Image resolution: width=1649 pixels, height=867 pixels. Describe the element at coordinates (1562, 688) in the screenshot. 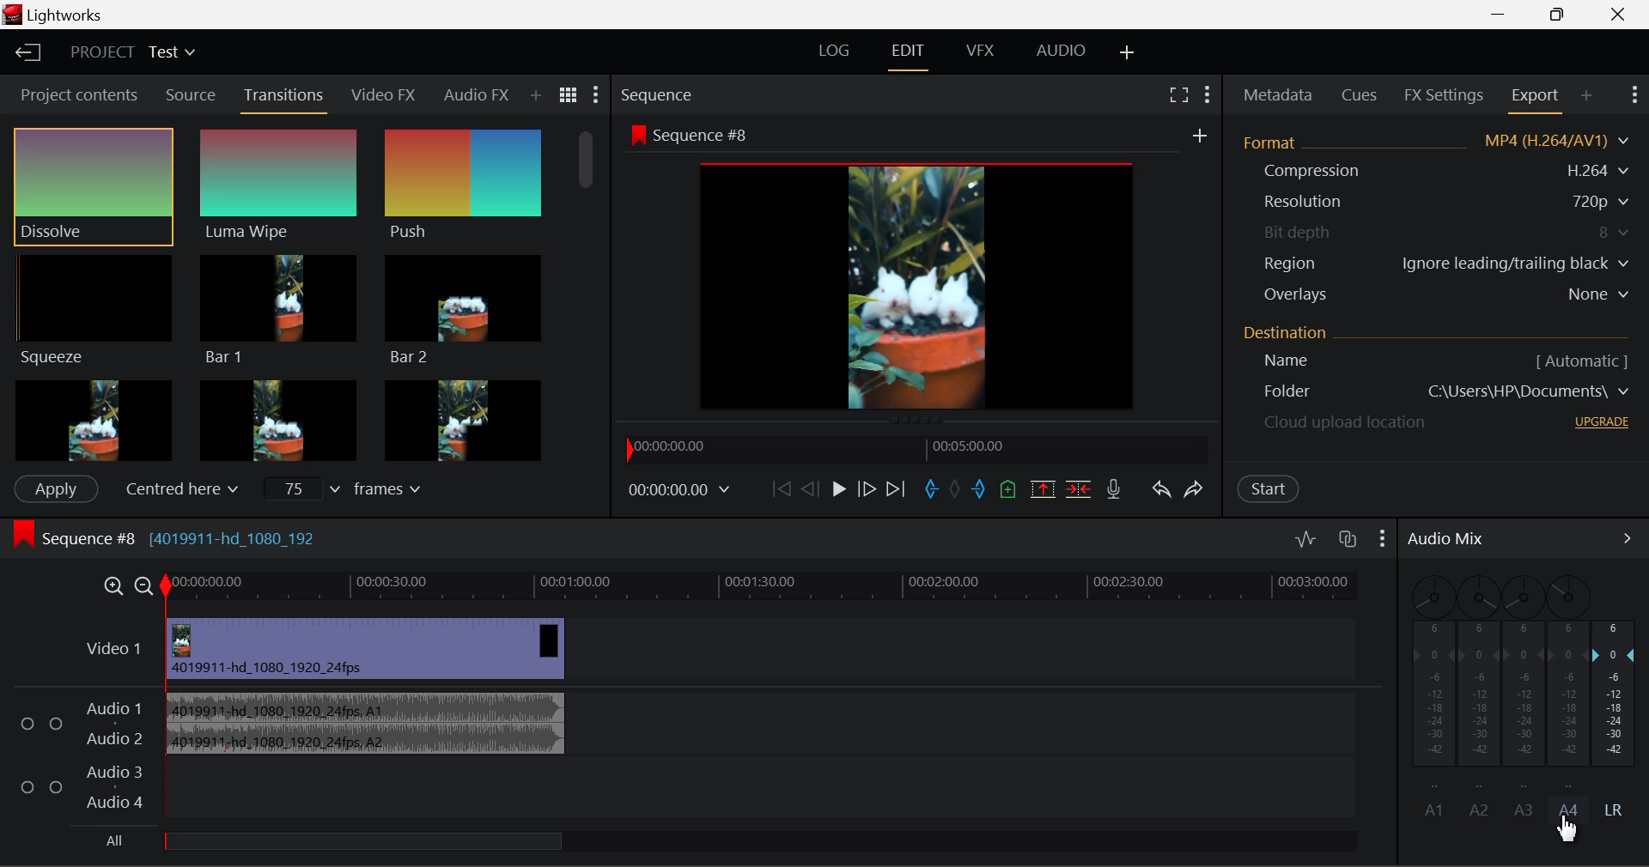

I see `A4 Channel Disabled` at that location.